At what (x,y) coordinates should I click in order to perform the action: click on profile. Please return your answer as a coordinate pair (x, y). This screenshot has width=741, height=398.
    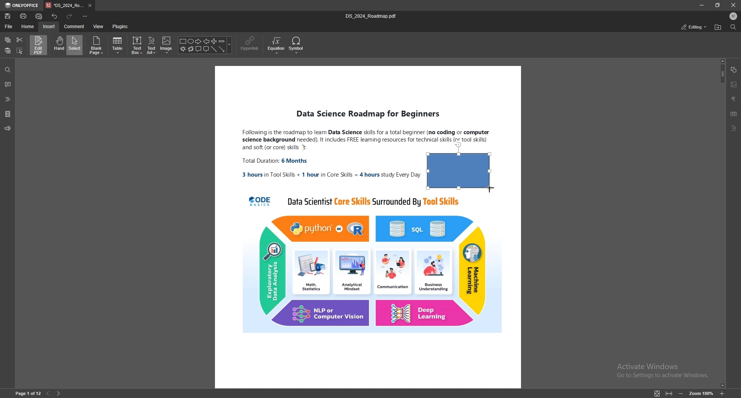
    Looking at the image, I should click on (734, 16).